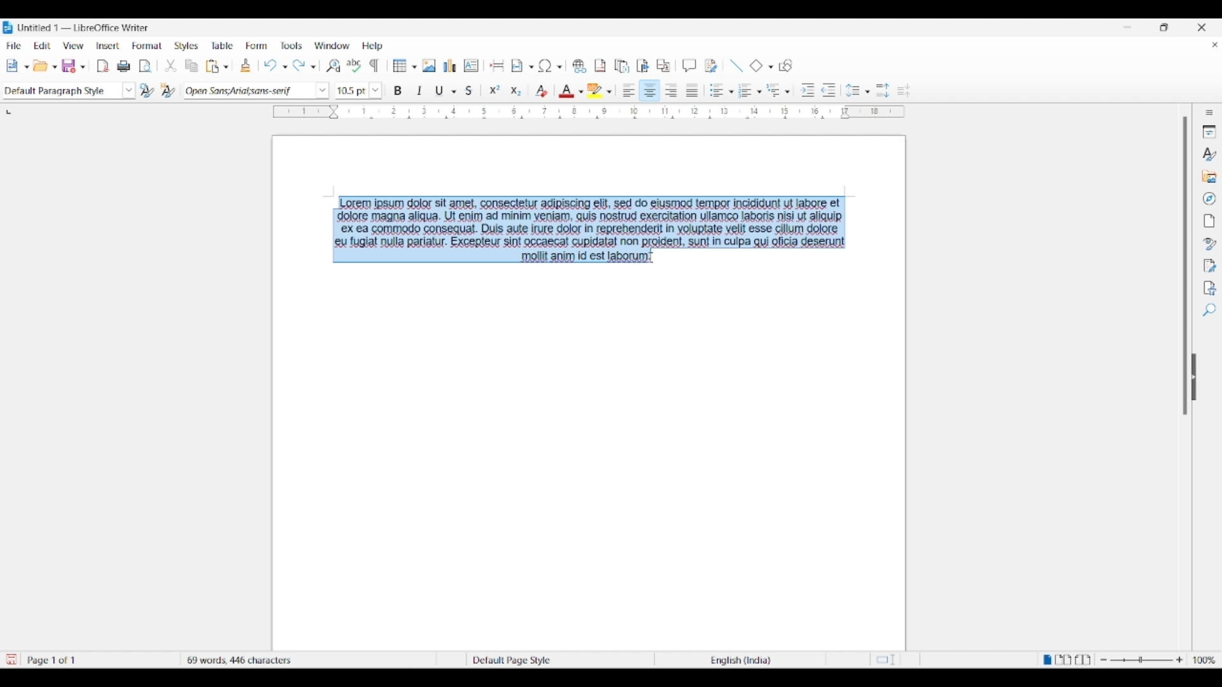 The height and width of the screenshot is (687, 1222). I want to click on Insert cross reference, so click(663, 65).